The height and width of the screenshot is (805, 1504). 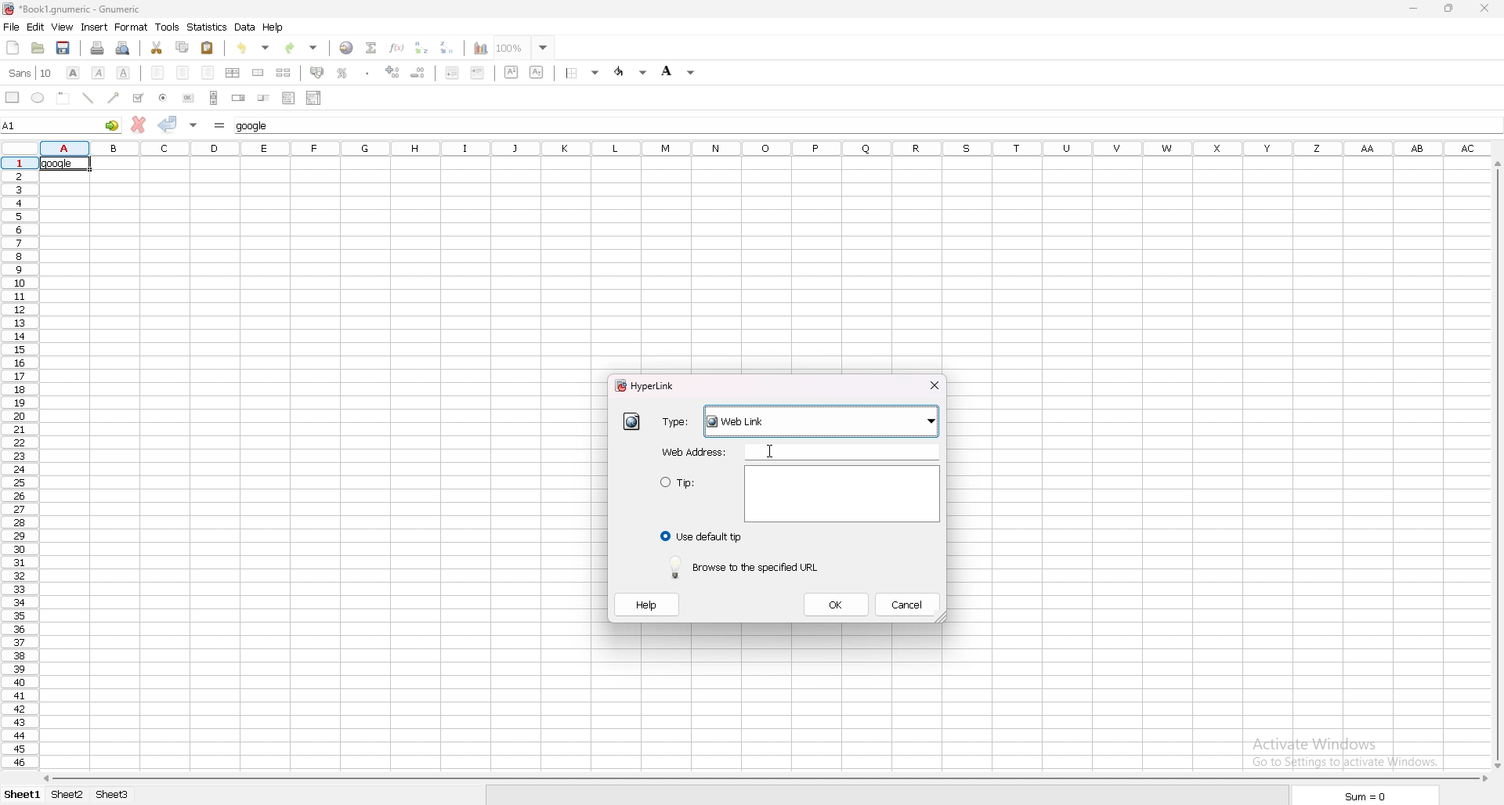 I want to click on bold, so click(x=74, y=73).